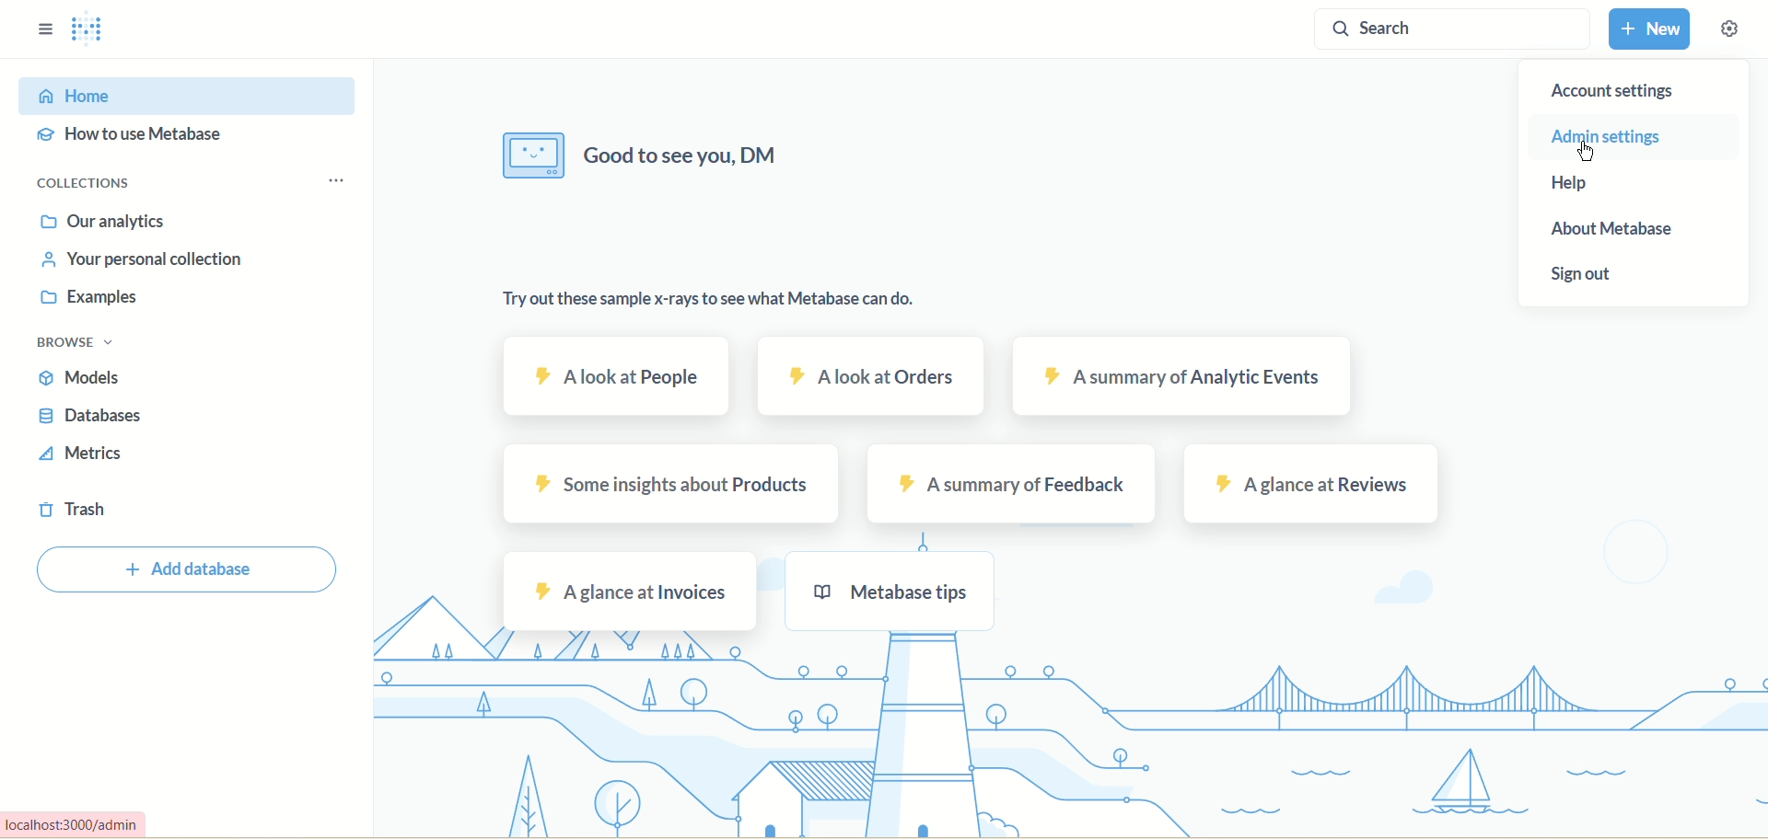  I want to click on a summary of analytic events, so click(1183, 379).